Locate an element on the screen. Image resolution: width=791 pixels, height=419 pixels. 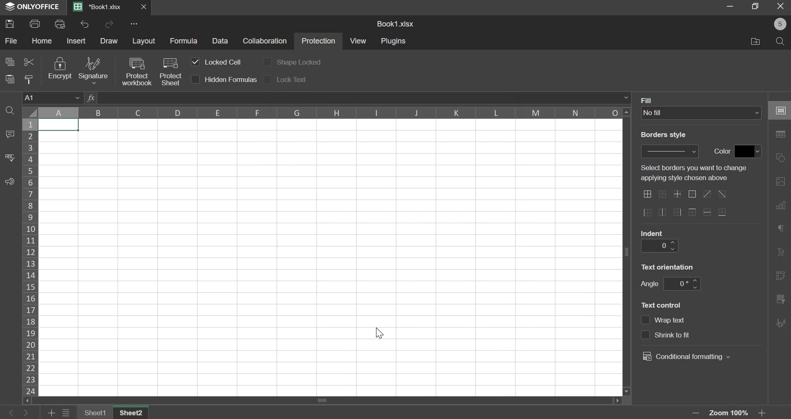
sheet is located at coordinates (133, 412).